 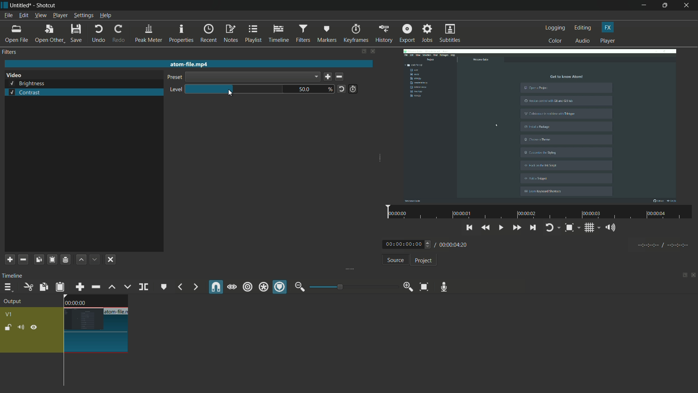 What do you see at coordinates (555, 40) in the screenshot?
I see `color` at bounding box center [555, 40].